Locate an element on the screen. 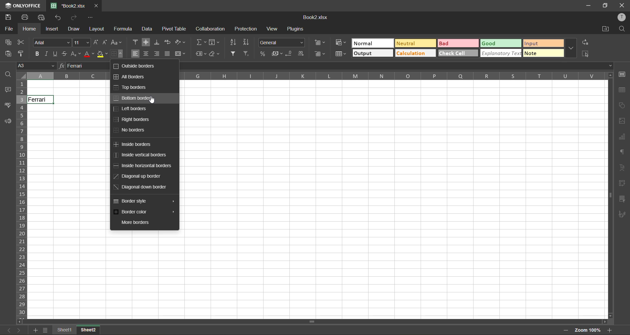  formula bar is located at coordinates (81, 66).